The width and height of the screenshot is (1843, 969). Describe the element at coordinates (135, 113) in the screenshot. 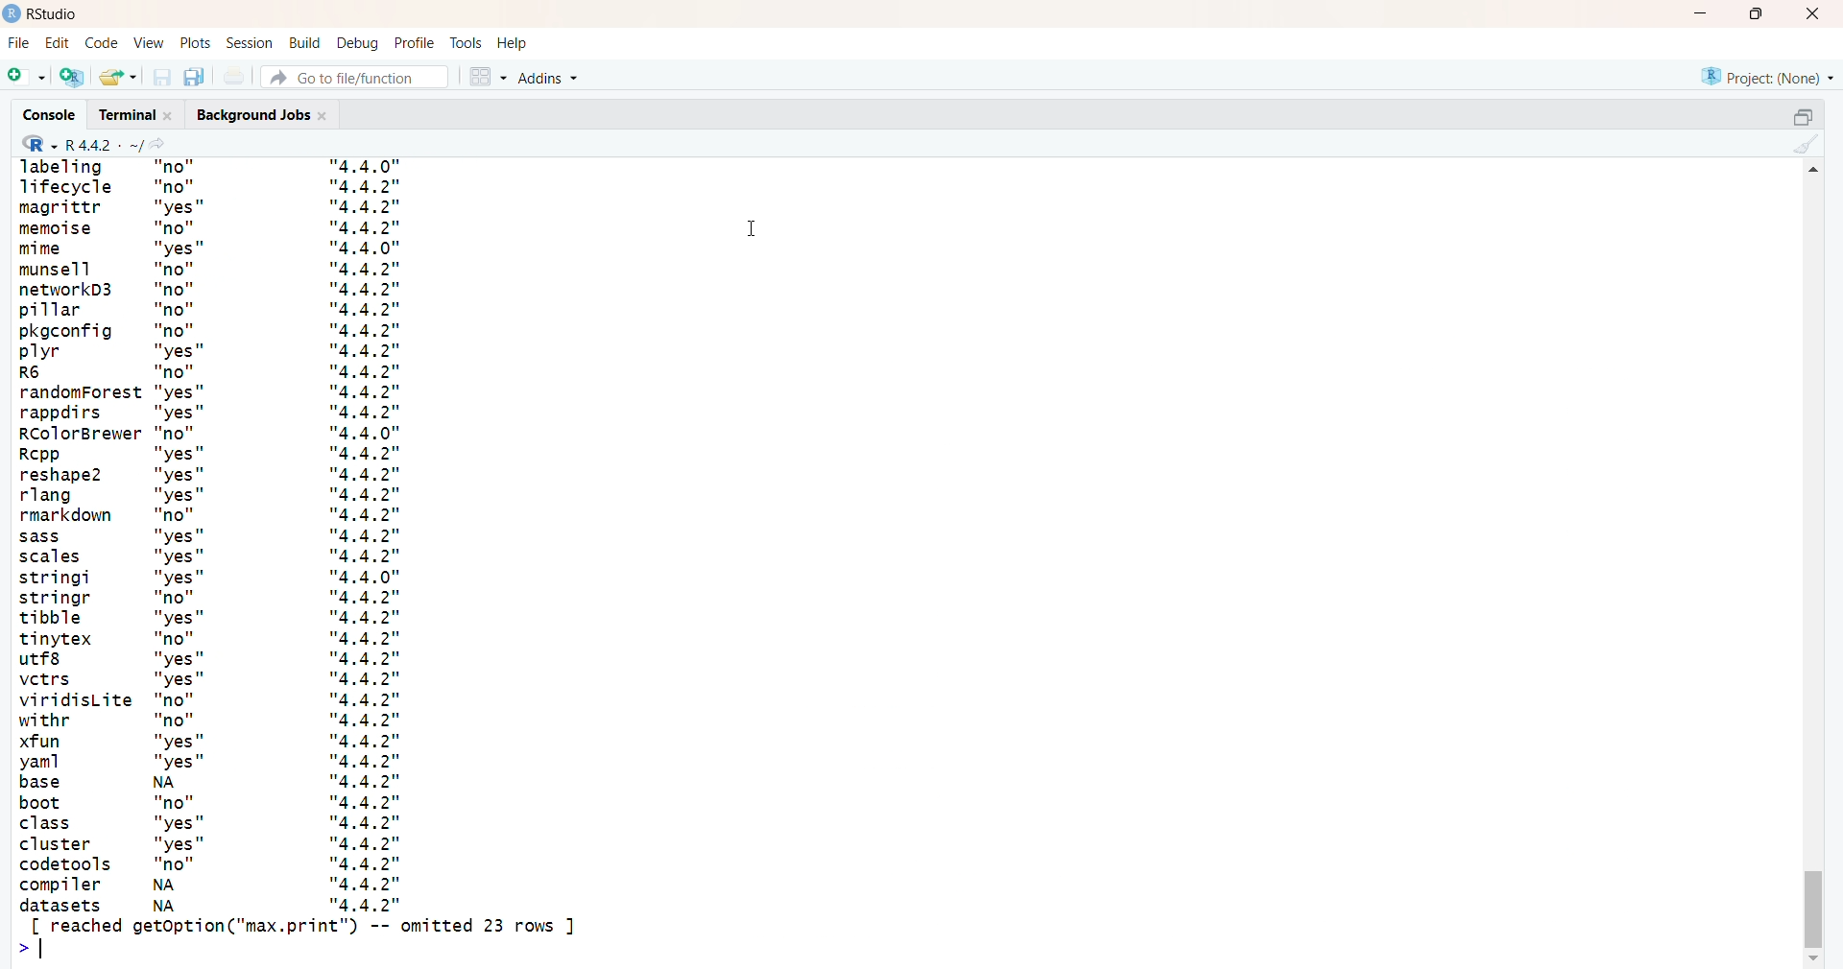

I see `terminal` at that location.